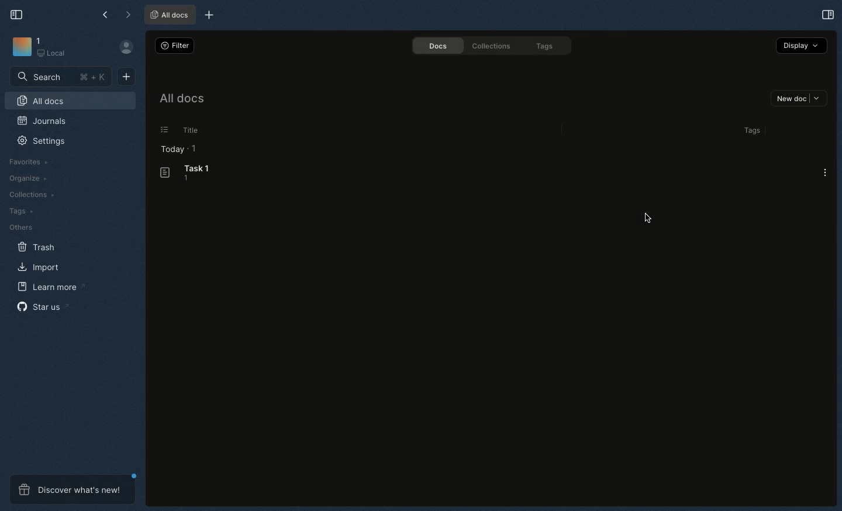  What do you see at coordinates (182, 99) in the screenshot?
I see `All docs` at bounding box center [182, 99].